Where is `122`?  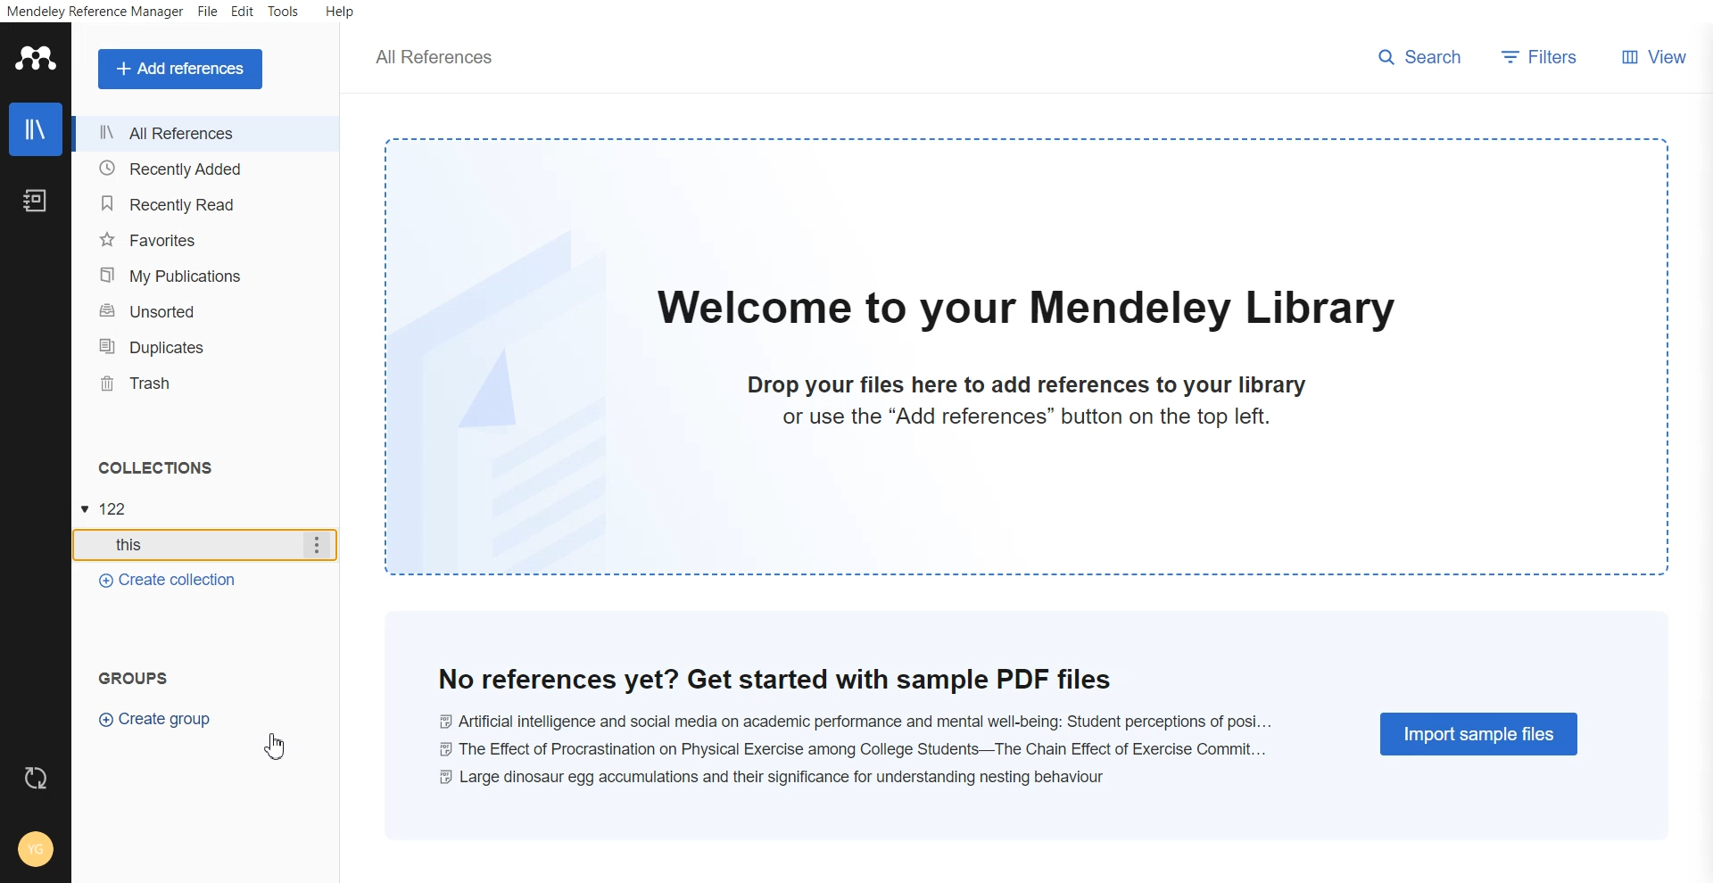
122 is located at coordinates (124, 506).